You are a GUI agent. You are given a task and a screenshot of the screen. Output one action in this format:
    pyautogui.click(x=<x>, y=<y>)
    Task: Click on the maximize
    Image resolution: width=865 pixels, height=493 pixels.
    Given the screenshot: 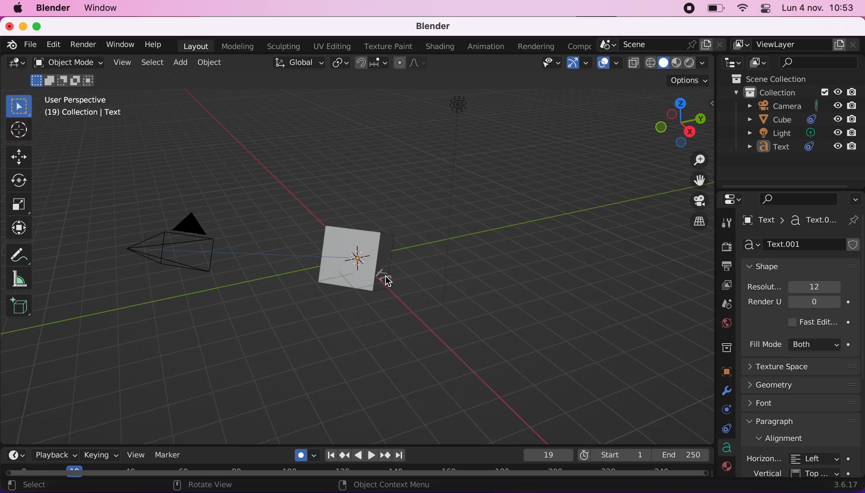 What is the action you would take?
    pyautogui.click(x=38, y=26)
    